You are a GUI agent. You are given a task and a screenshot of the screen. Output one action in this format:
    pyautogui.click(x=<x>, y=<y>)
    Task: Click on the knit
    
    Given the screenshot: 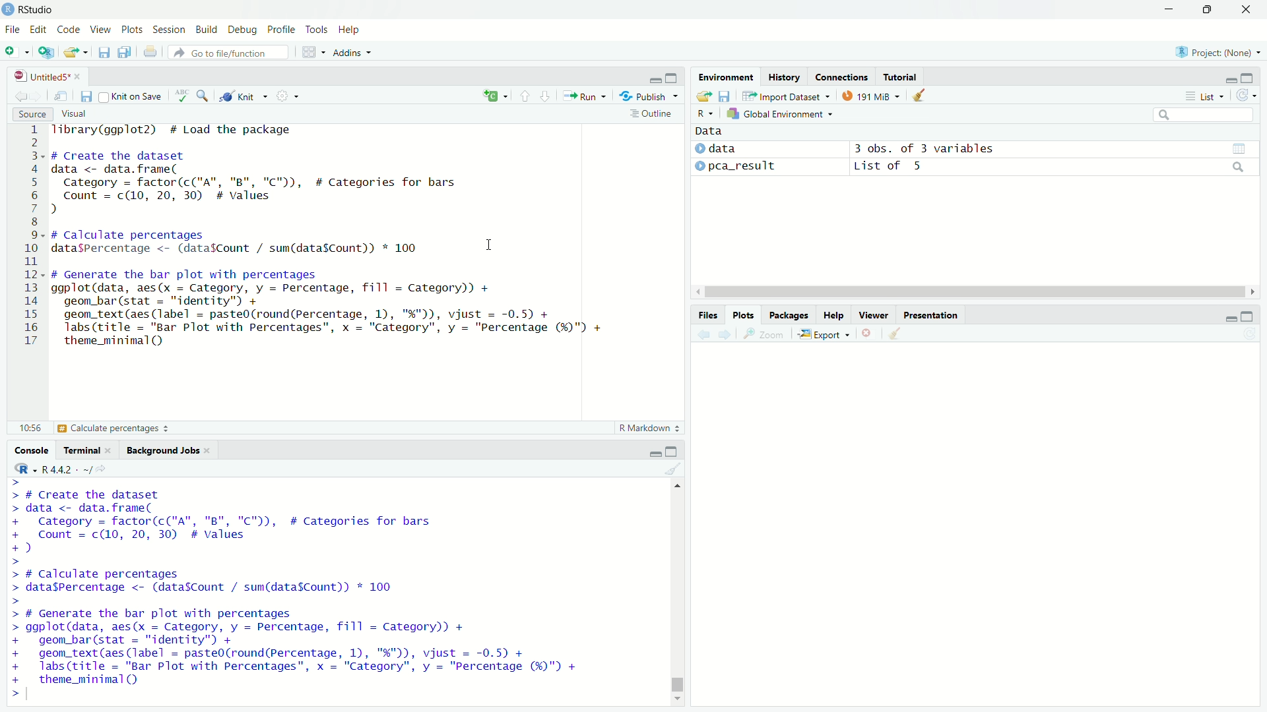 What is the action you would take?
    pyautogui.click(x=242, y=96)
    